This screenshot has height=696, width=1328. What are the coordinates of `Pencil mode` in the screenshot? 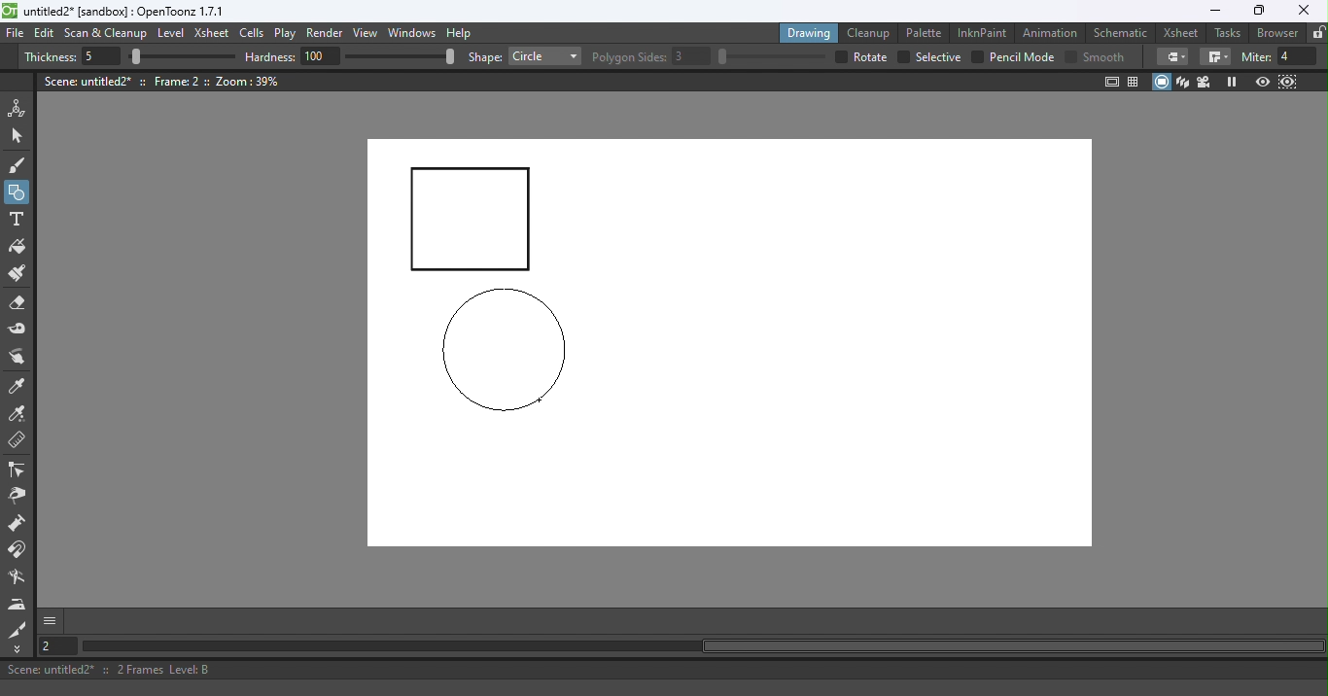 It's located at (1021, 57).